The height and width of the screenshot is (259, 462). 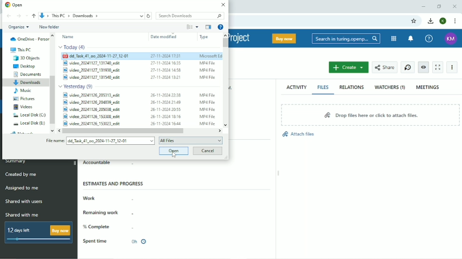 I want to click on scroll down, so click(x=226, y=122).